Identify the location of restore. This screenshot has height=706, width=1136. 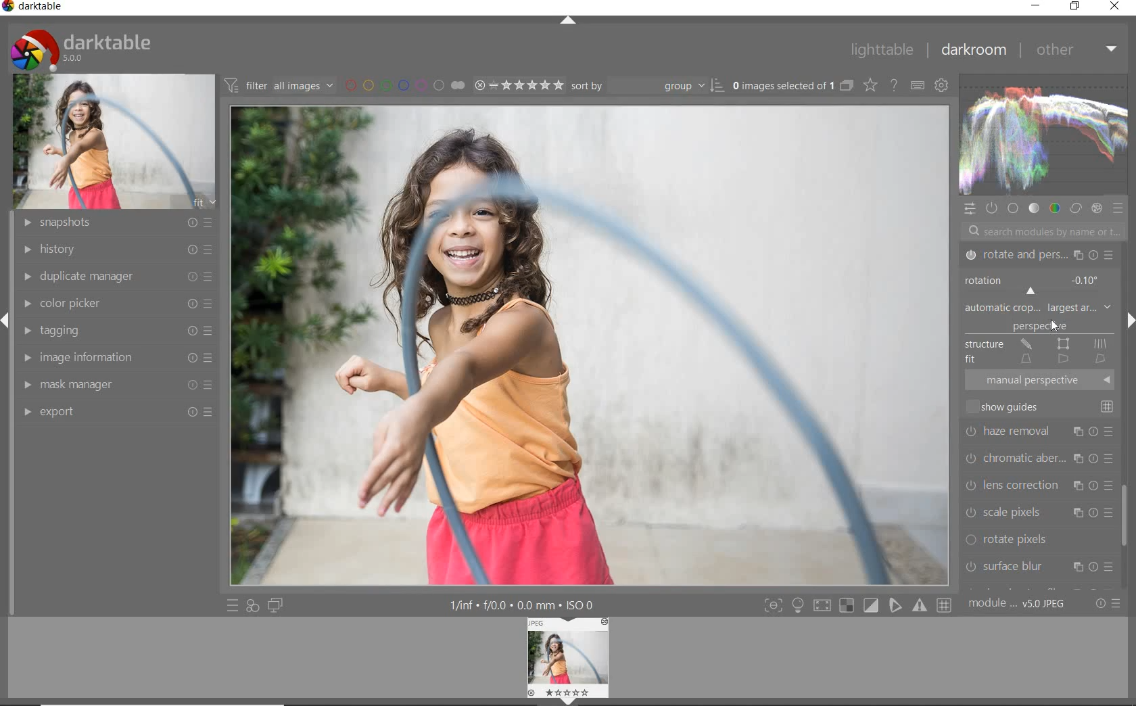
(1076, 6).